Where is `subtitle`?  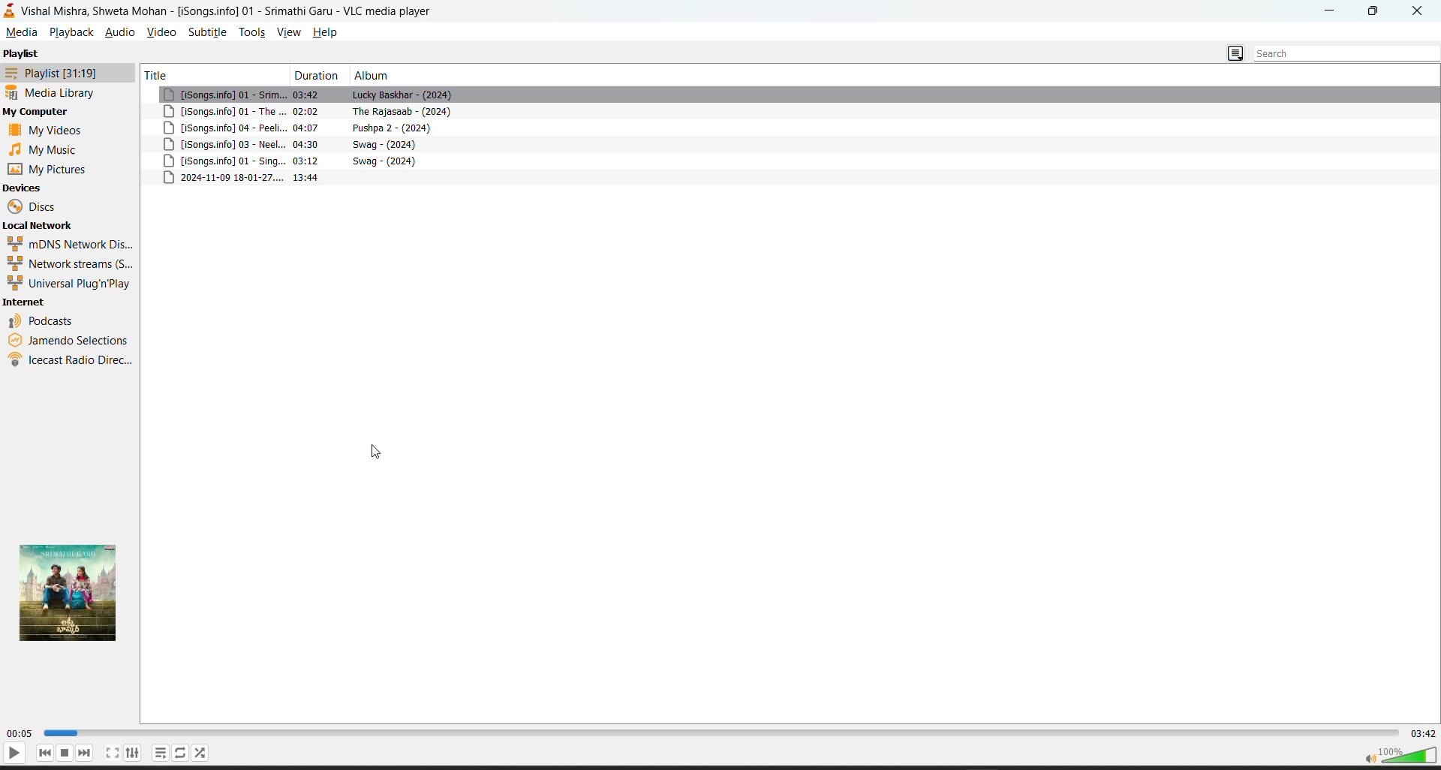 subtitle is located at coordinates (203, 32).